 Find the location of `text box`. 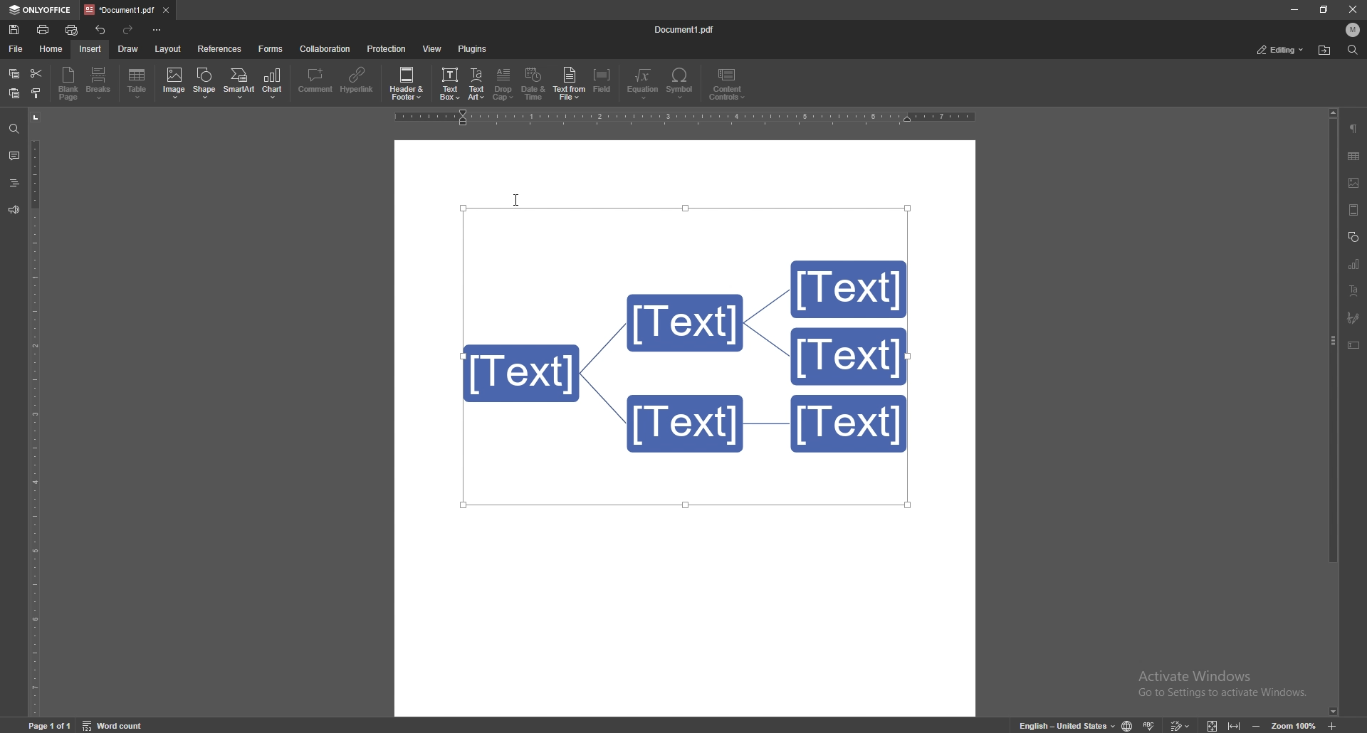

text box is located at coordinates (1353, 345).